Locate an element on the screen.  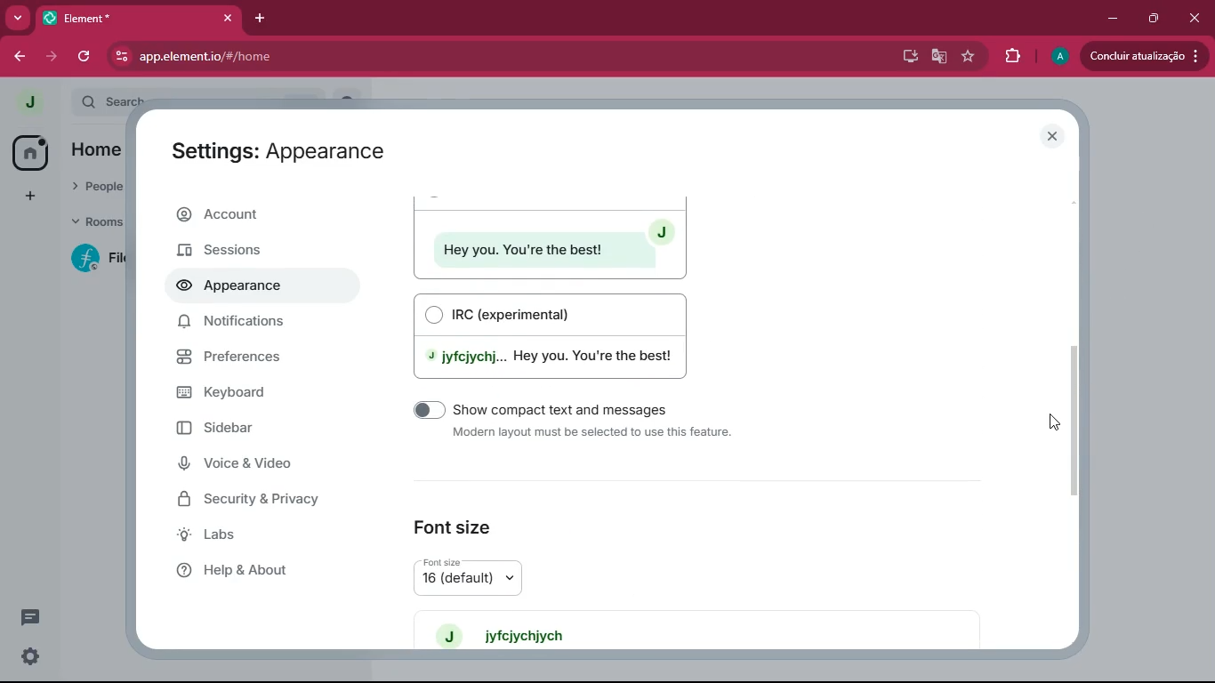
extensions is located at coordinates (1012, 54).